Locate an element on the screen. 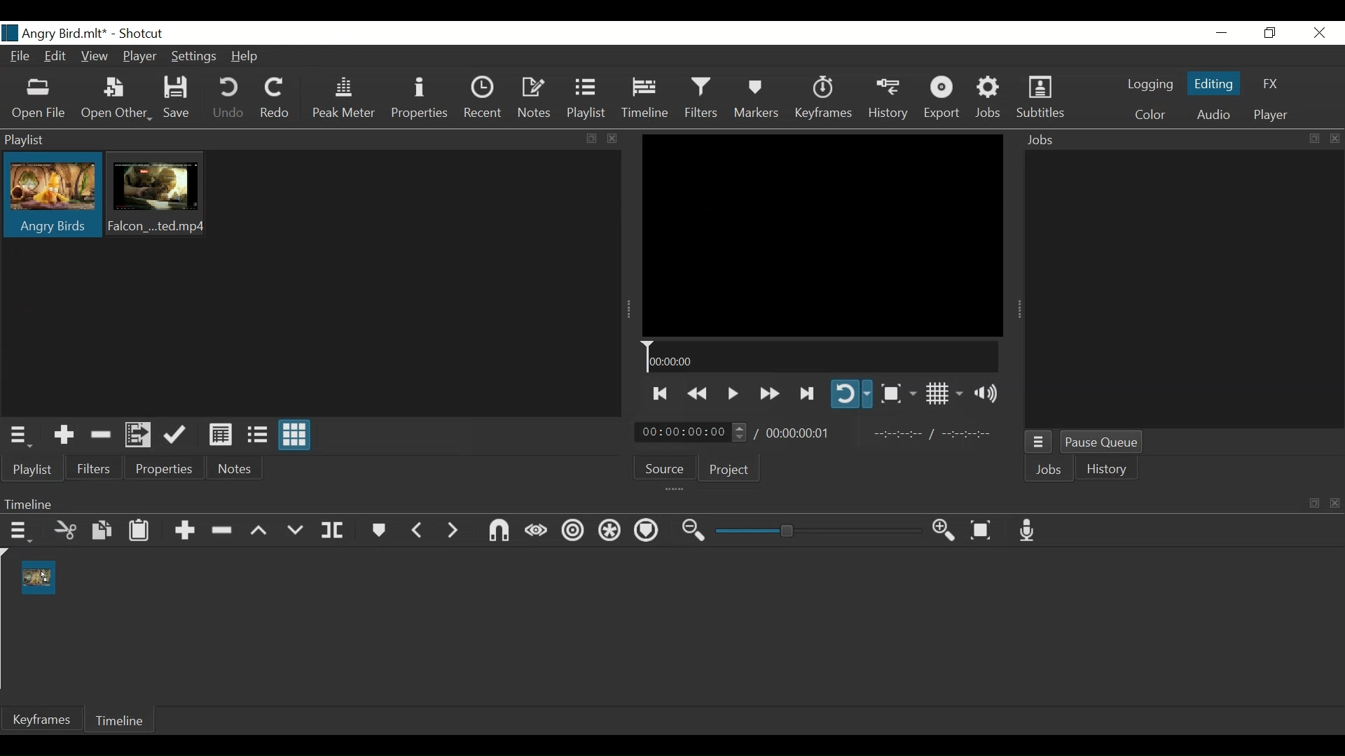 The width and height of the screenshot is (1345, 756). Overwrite is located at coordinates (295, 528).